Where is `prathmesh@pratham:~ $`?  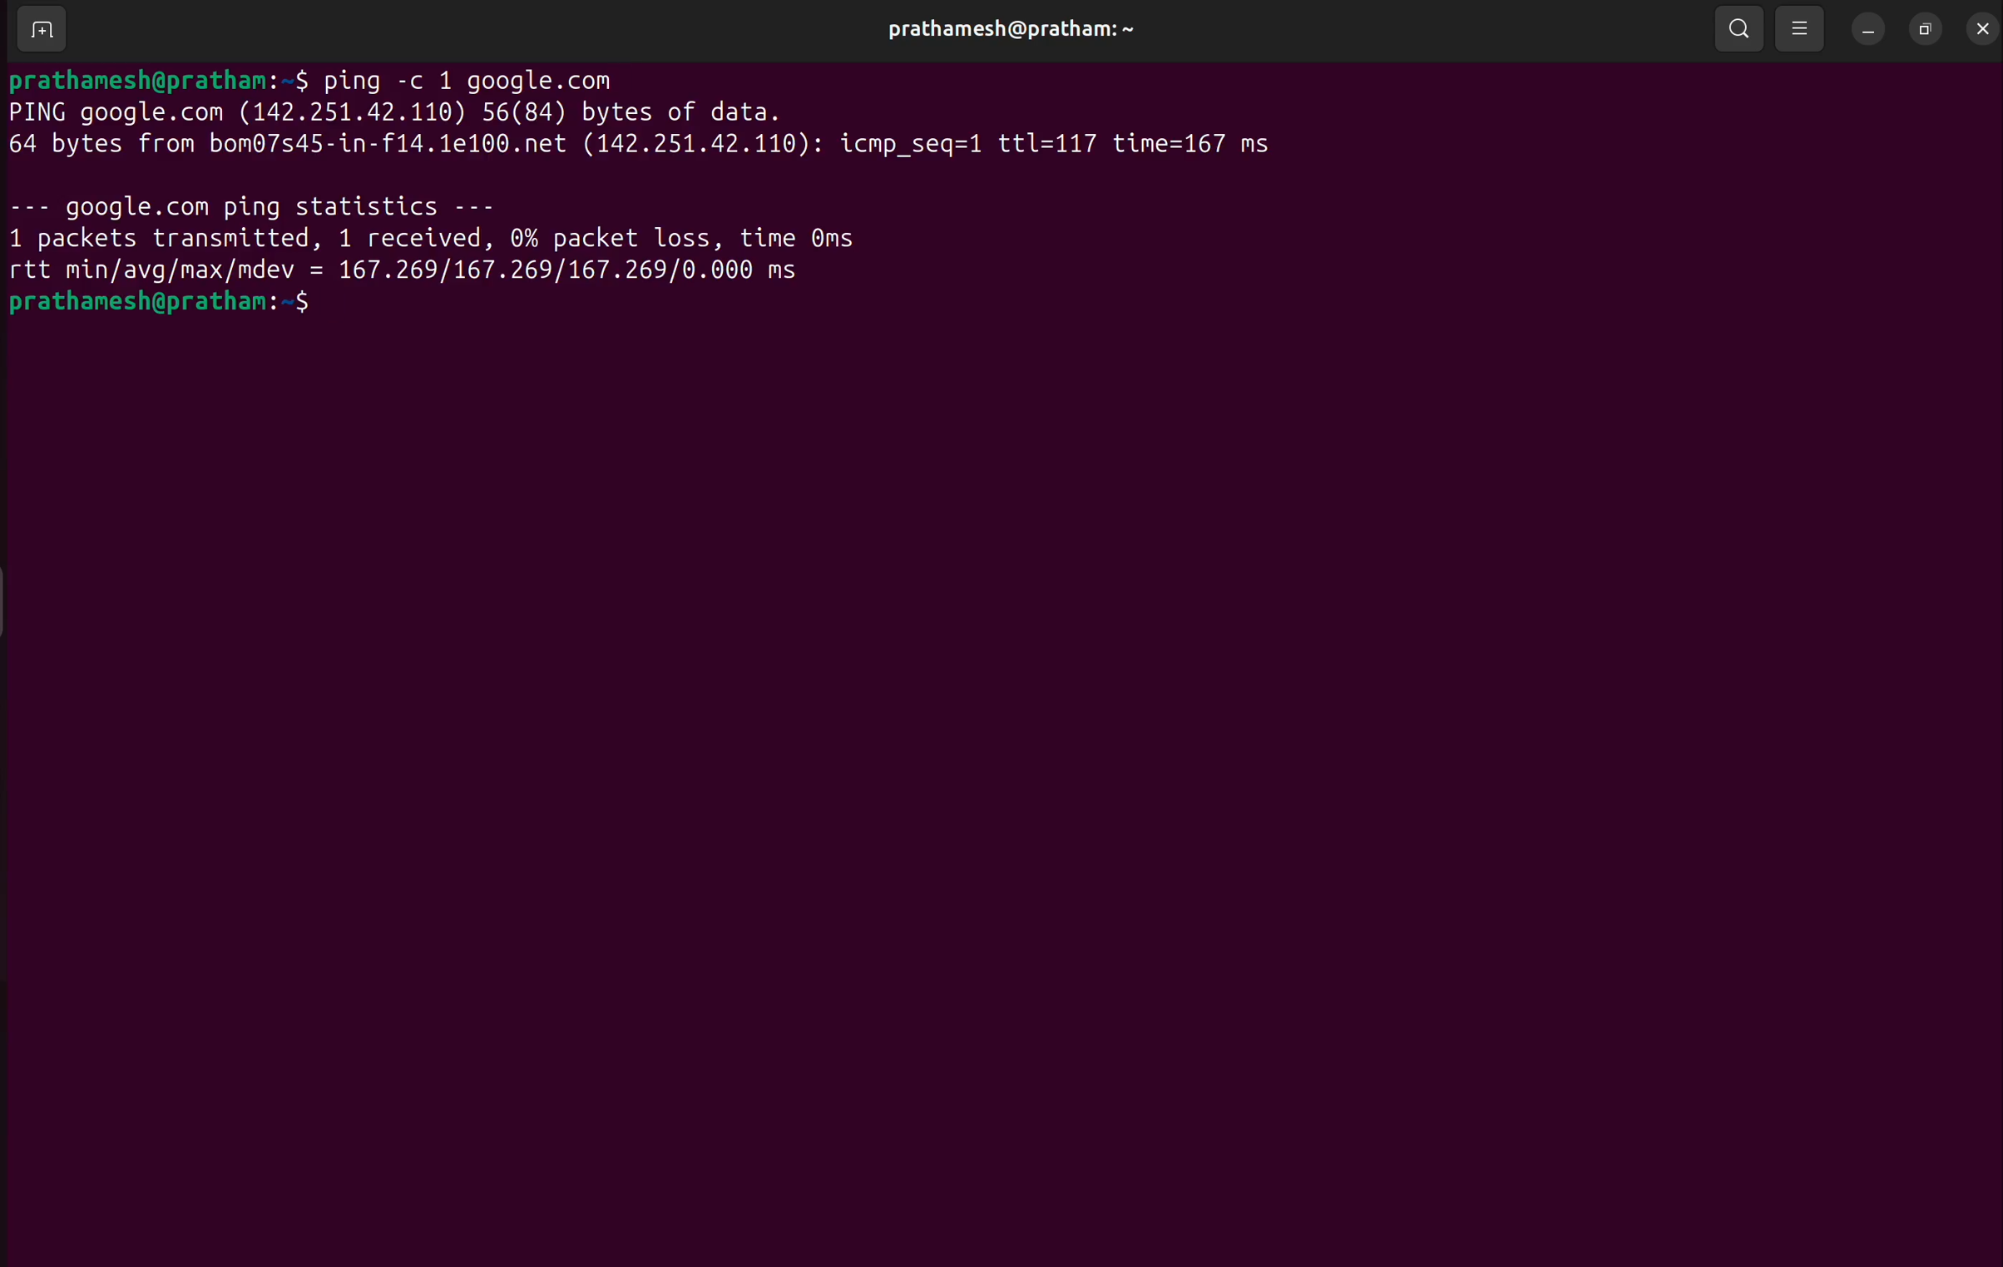
prathmesh@pratham:~ $ is located at coordinates (160, 76).